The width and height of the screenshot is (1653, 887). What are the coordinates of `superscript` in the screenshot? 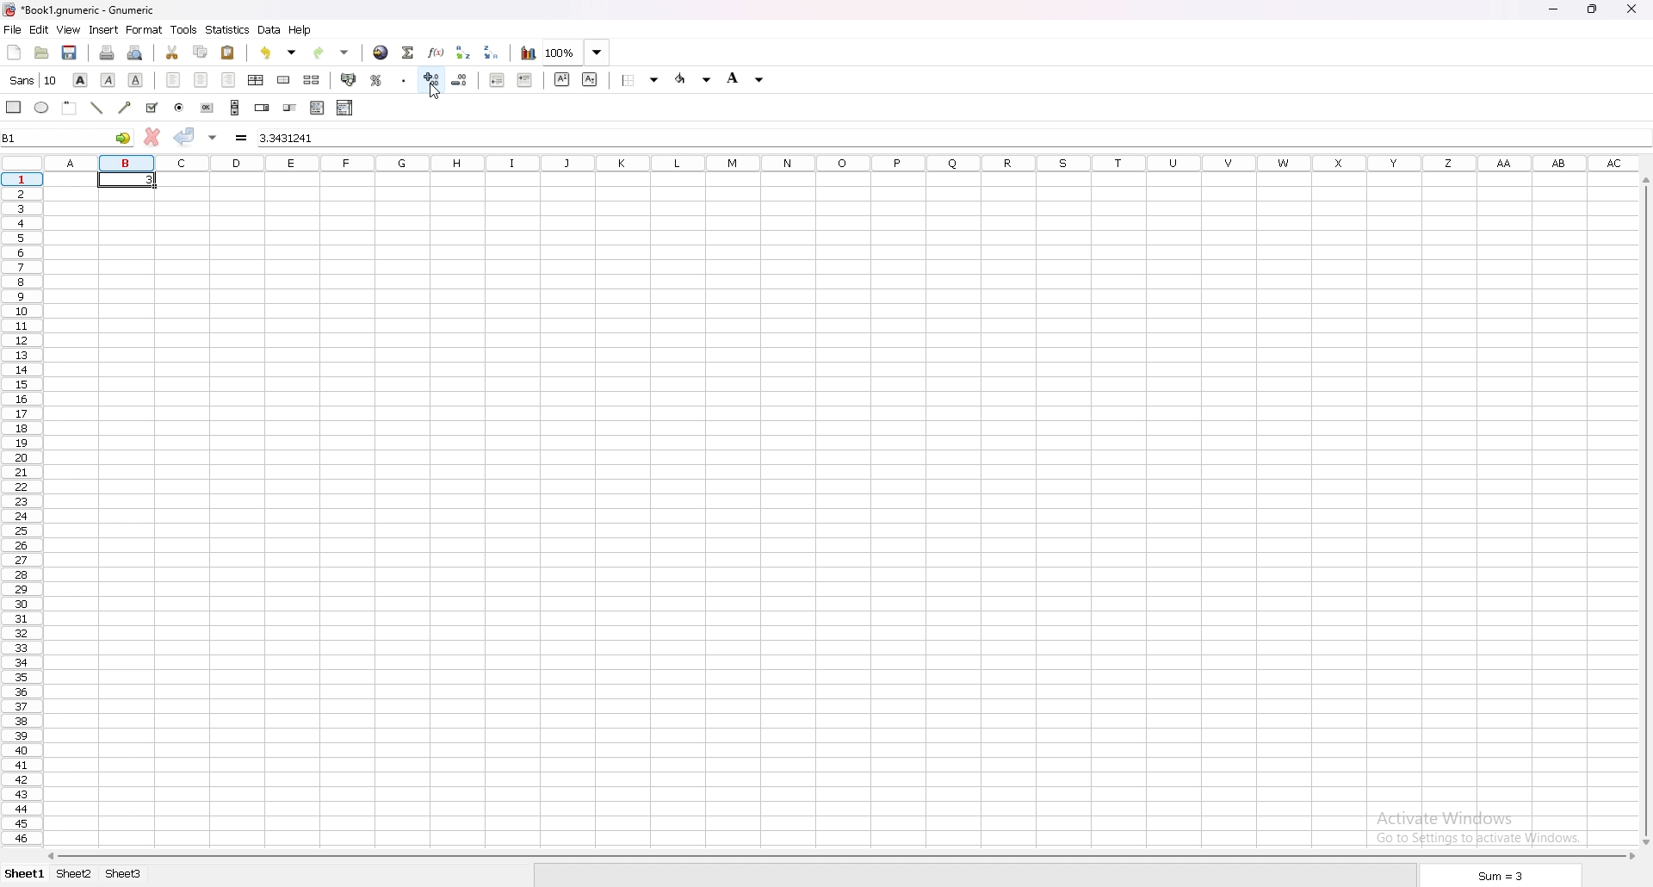 It's located at (562, 79).